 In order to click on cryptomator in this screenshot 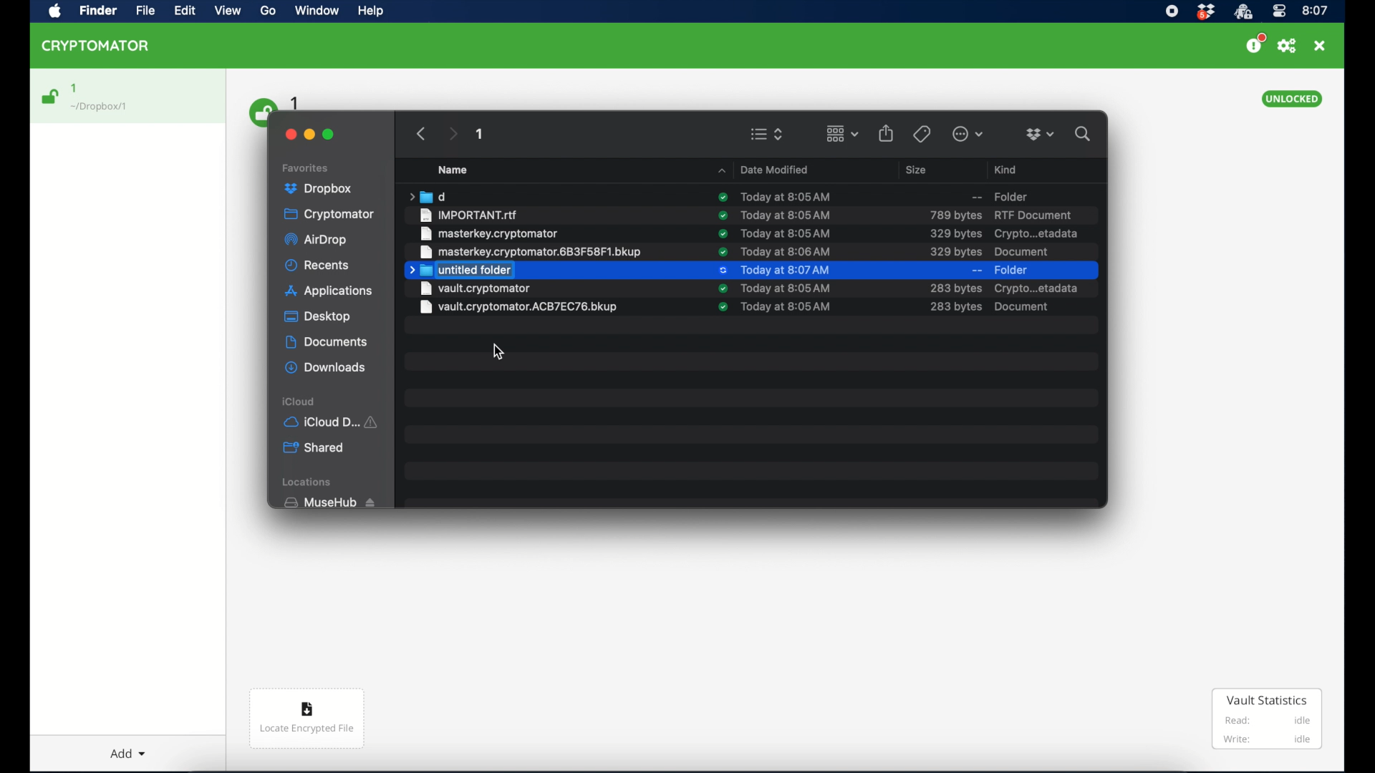, I will do `click(330, 215)`.